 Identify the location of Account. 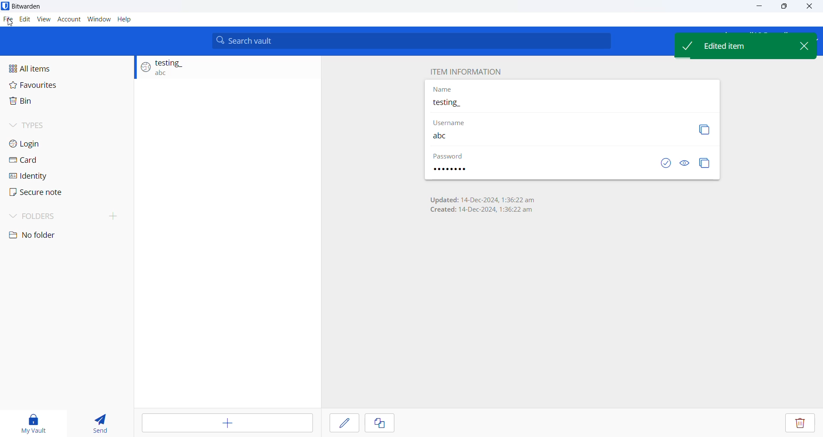
(68, 18).